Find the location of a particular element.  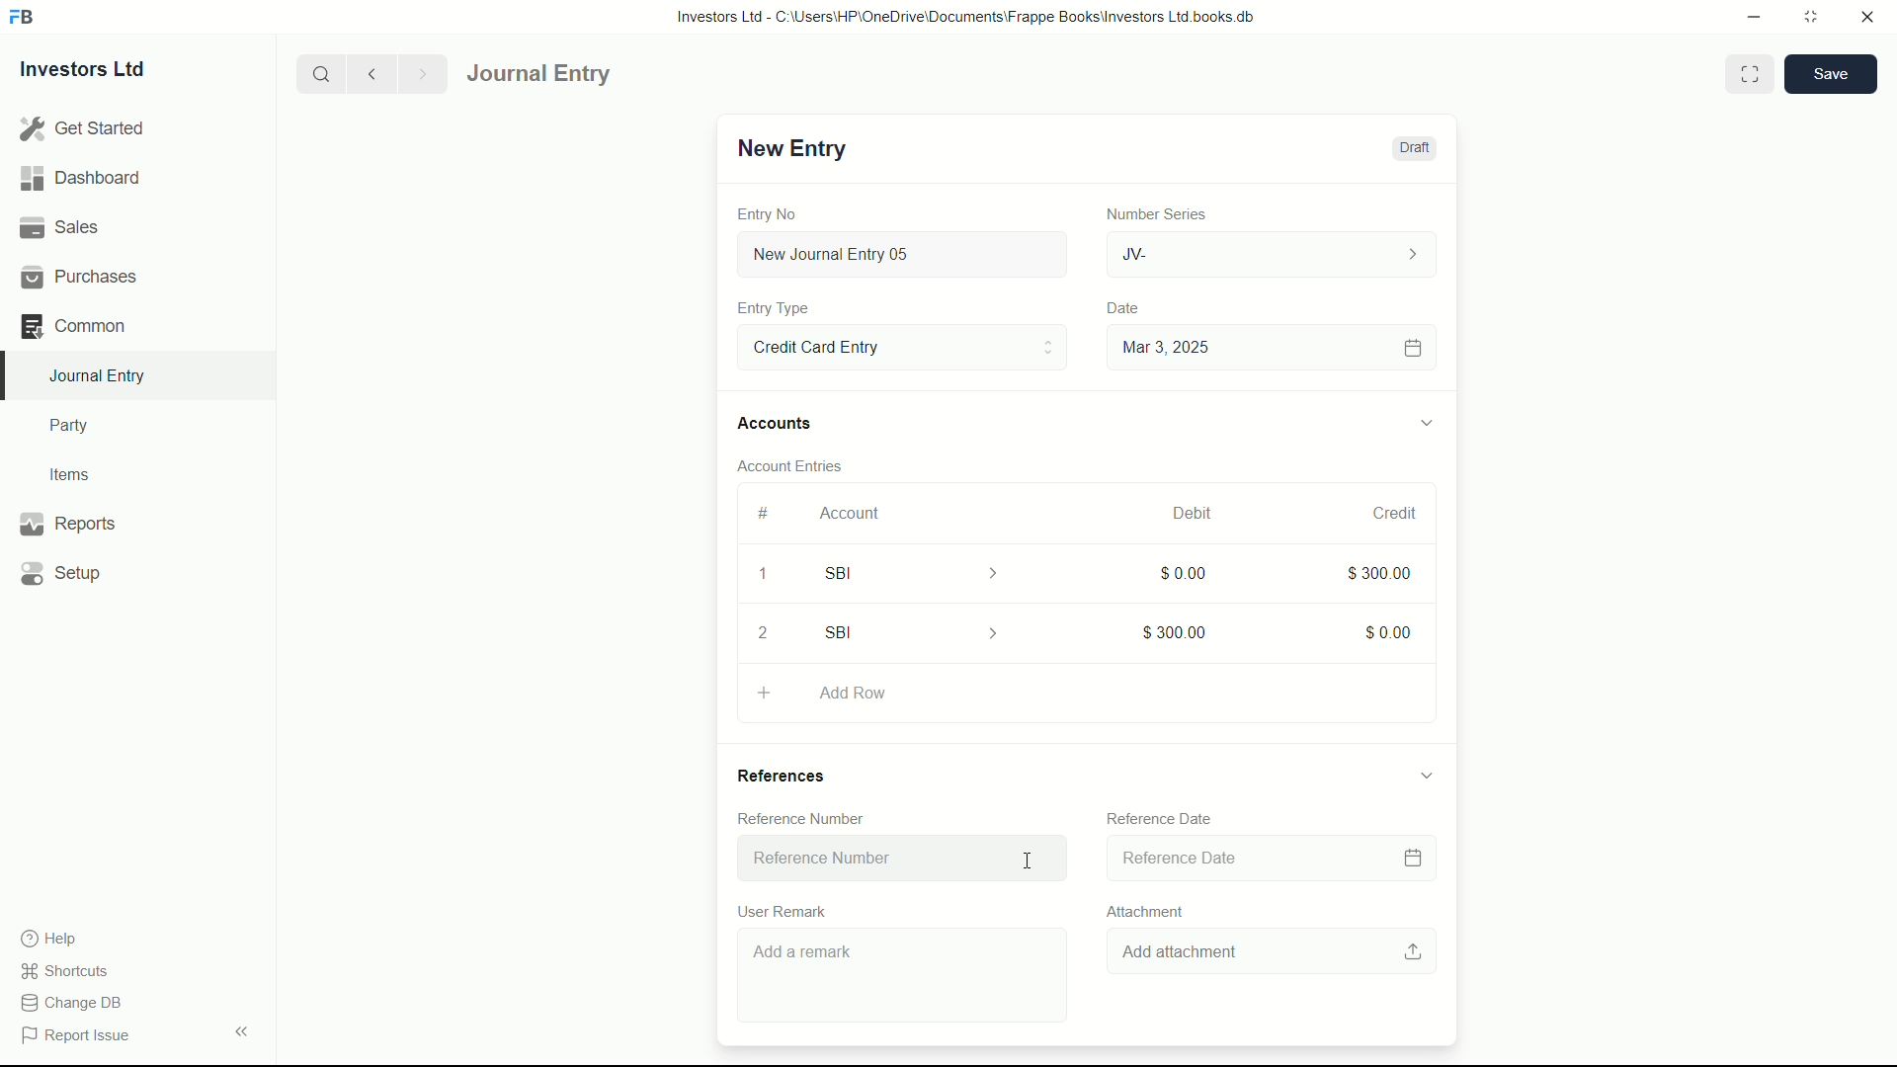

User Remark is located at coordinates (786, 910).